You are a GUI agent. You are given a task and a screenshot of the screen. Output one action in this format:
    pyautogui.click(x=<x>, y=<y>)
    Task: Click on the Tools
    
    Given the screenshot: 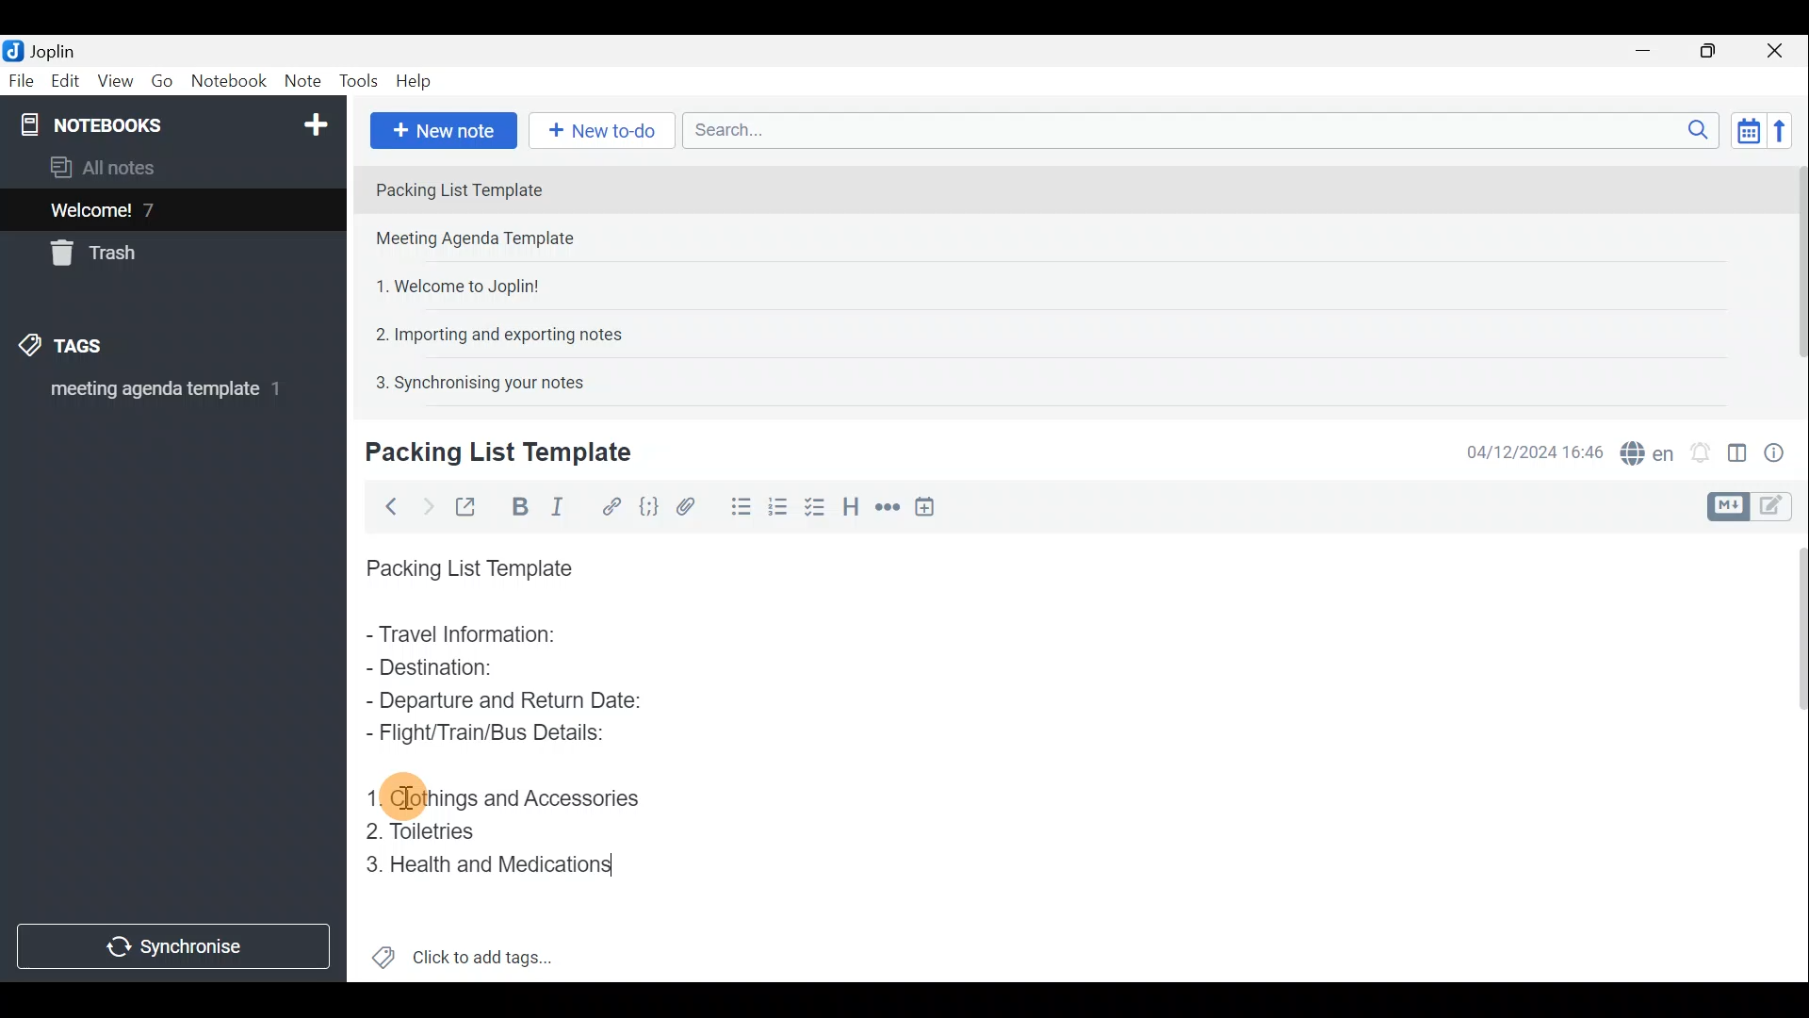 What is the action you would take?
    pyautogui.click(x=361, y=82)
    